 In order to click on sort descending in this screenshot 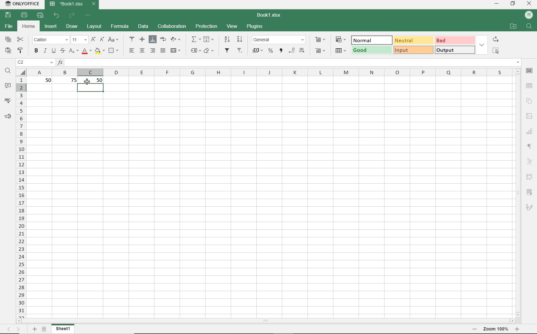, I will do `click(240, 39)`.